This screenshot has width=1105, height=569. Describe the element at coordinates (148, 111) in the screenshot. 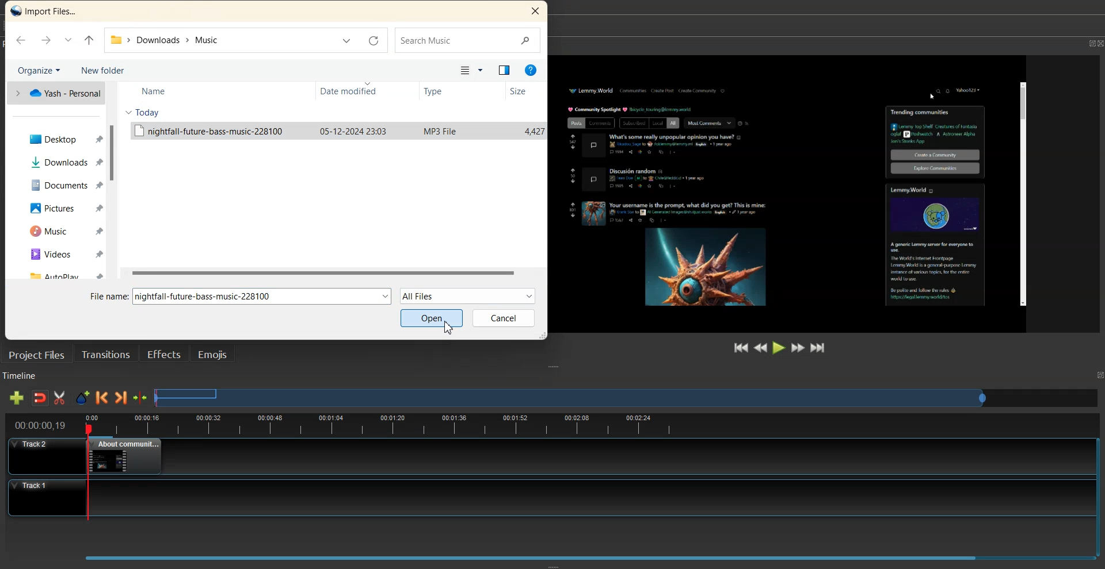

I see `Today` at that location.